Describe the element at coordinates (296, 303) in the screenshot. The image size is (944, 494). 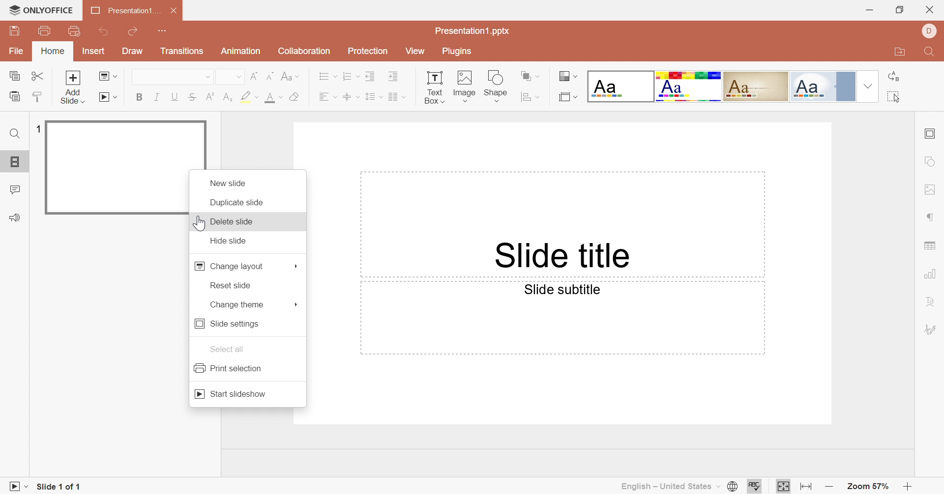
I see `More` at that location.